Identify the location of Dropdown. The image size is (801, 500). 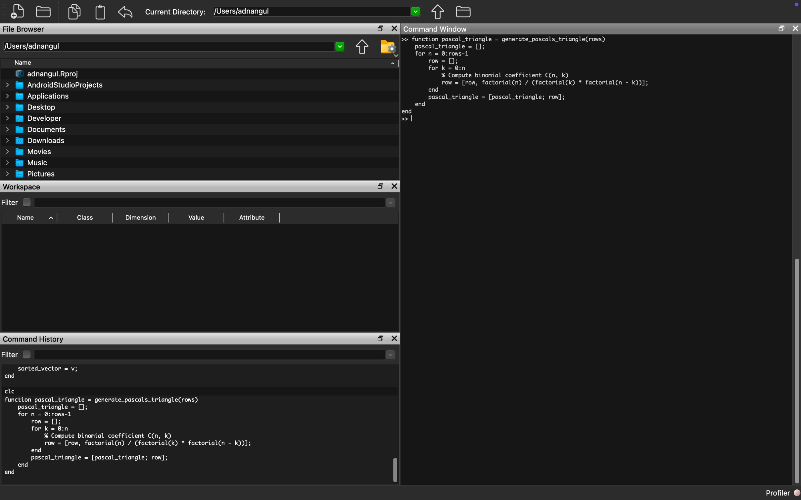
(215, 355).